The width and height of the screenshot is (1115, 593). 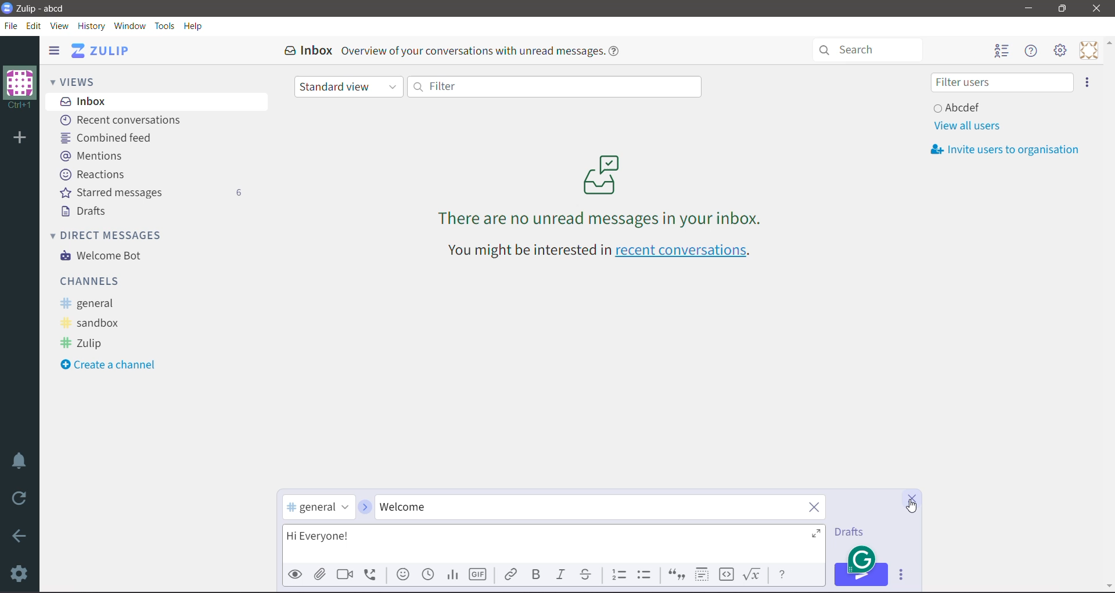 What do you see at coordinates (92, 280) in the screenshot?
I see `Channels` at bounding box center [92, 280].